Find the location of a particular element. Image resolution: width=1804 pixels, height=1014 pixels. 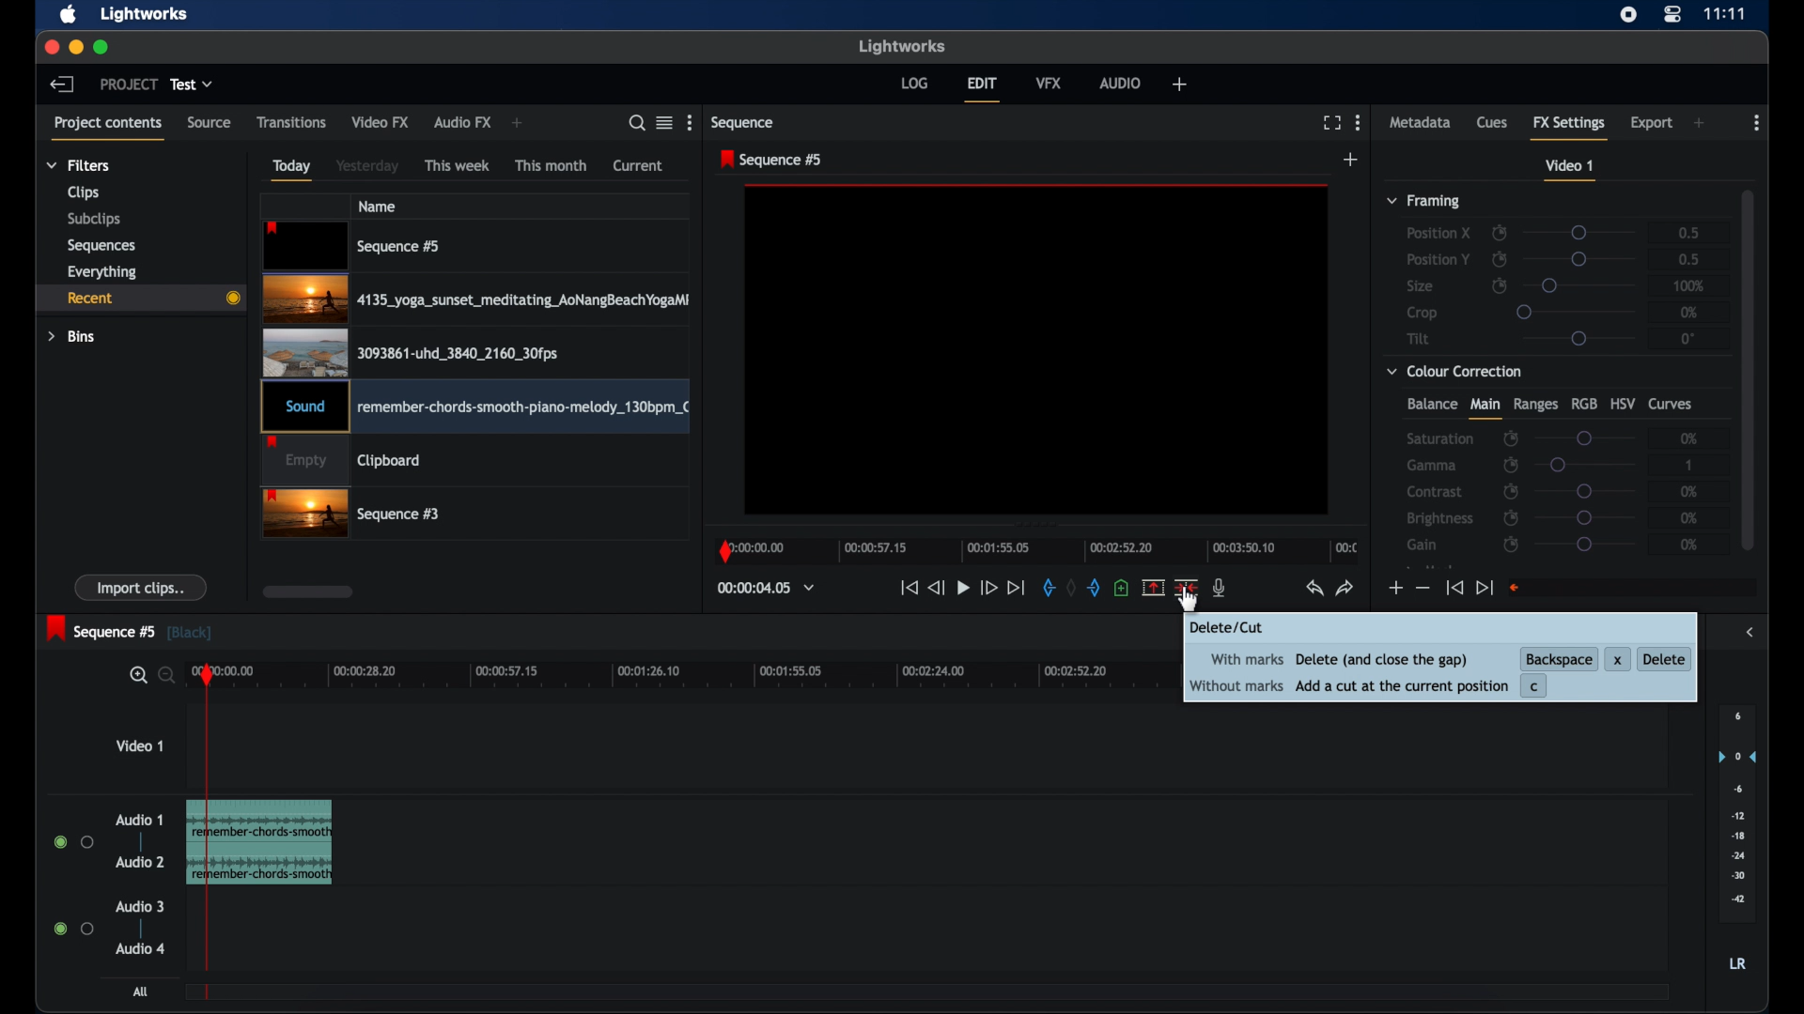

sequence 3 is located at coordinates (351, 515).